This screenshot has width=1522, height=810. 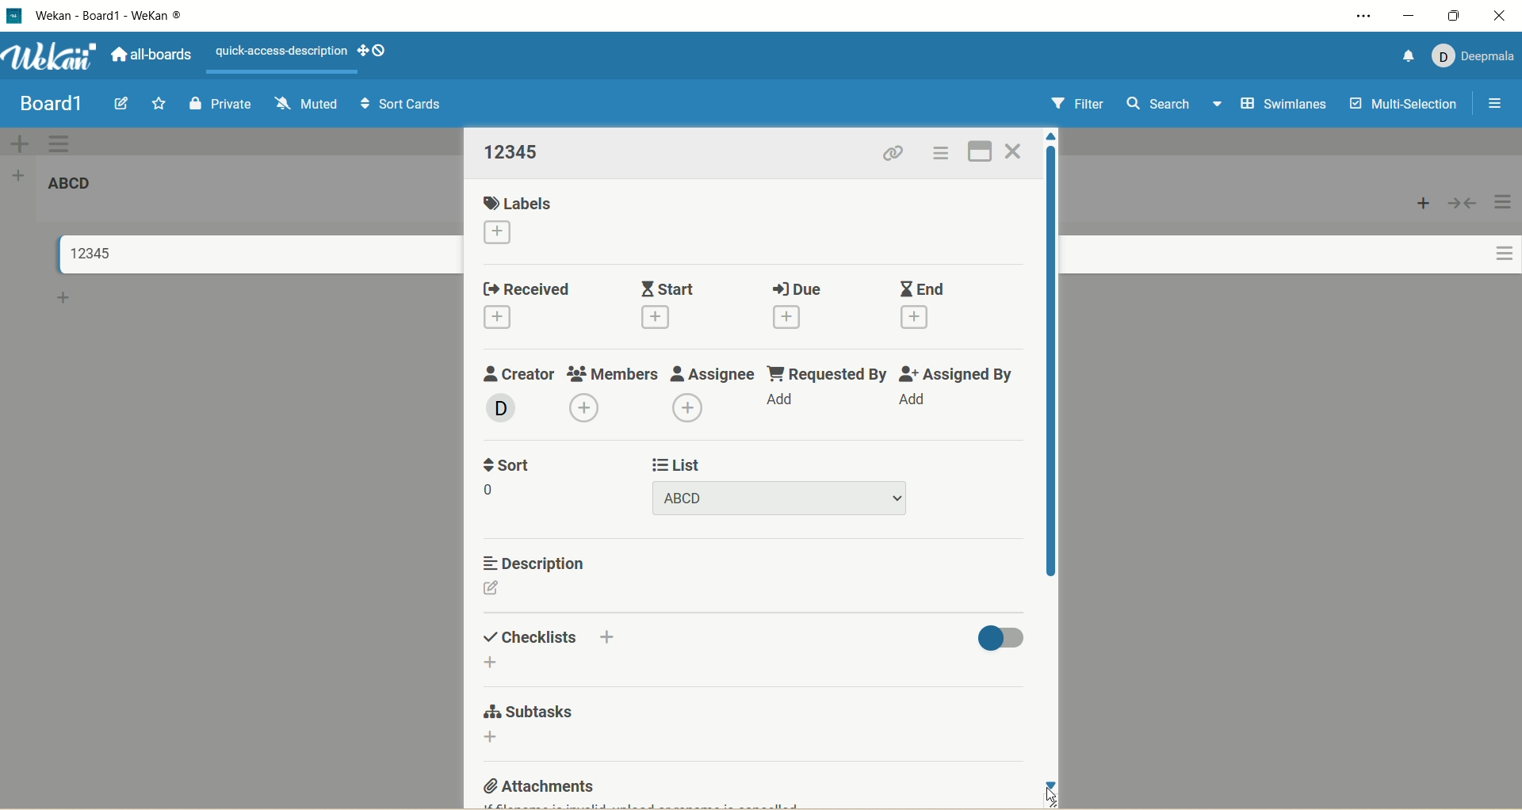 I want to click on copy card link to clipboard, so click(x=893, y=155).